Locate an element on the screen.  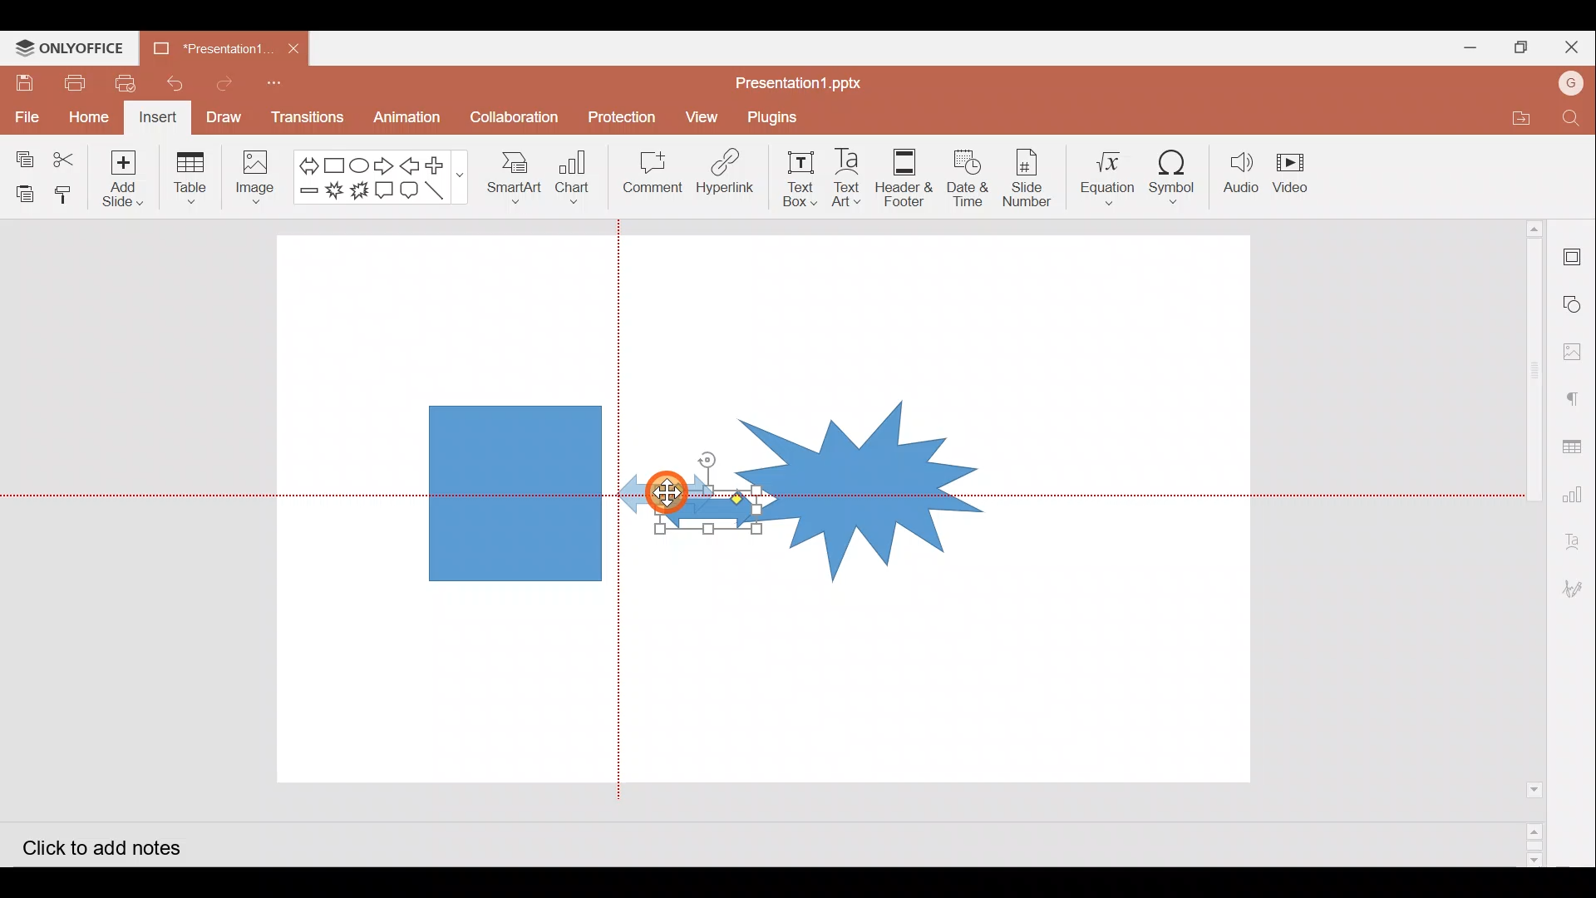
Left arrow is located at coordinates (413, 165).